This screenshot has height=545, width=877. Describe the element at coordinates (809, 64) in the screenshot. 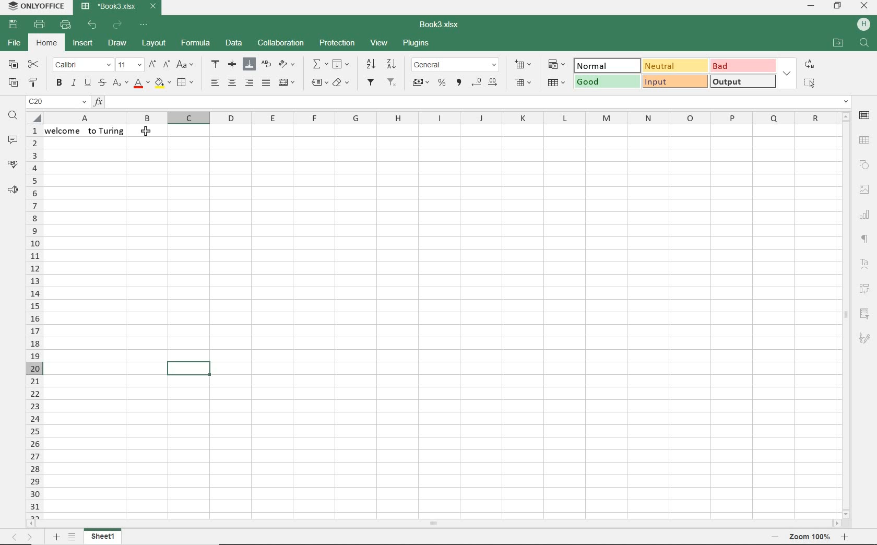

I see `REPLACE` at that location.